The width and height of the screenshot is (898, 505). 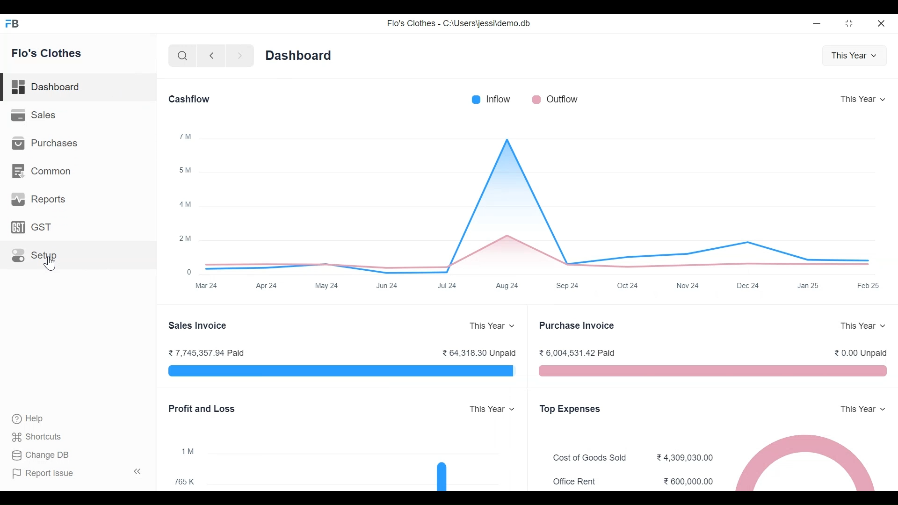 I want to click on shortcuts, so click(x=36, y=437).